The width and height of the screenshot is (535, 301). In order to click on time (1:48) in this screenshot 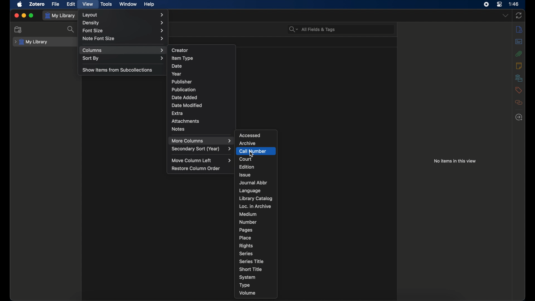, I will do `click(514, 4)`.